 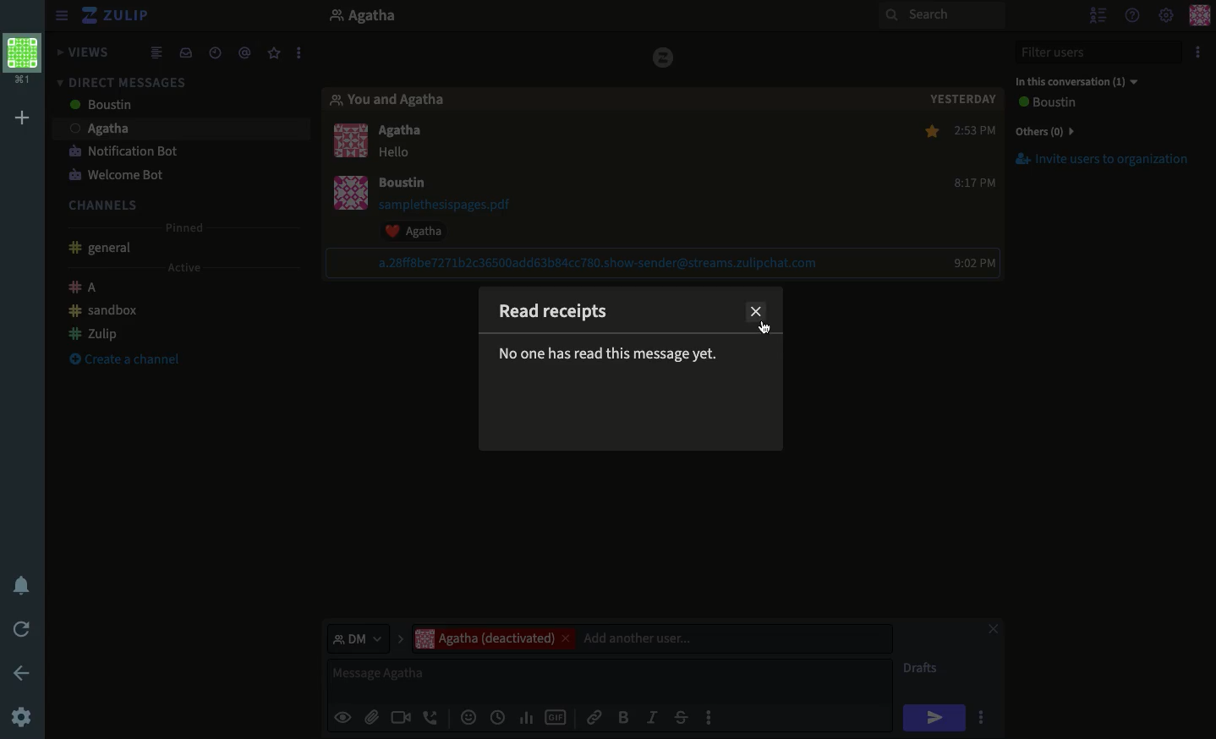 I want to click on Video, so click(x=399, y=719).